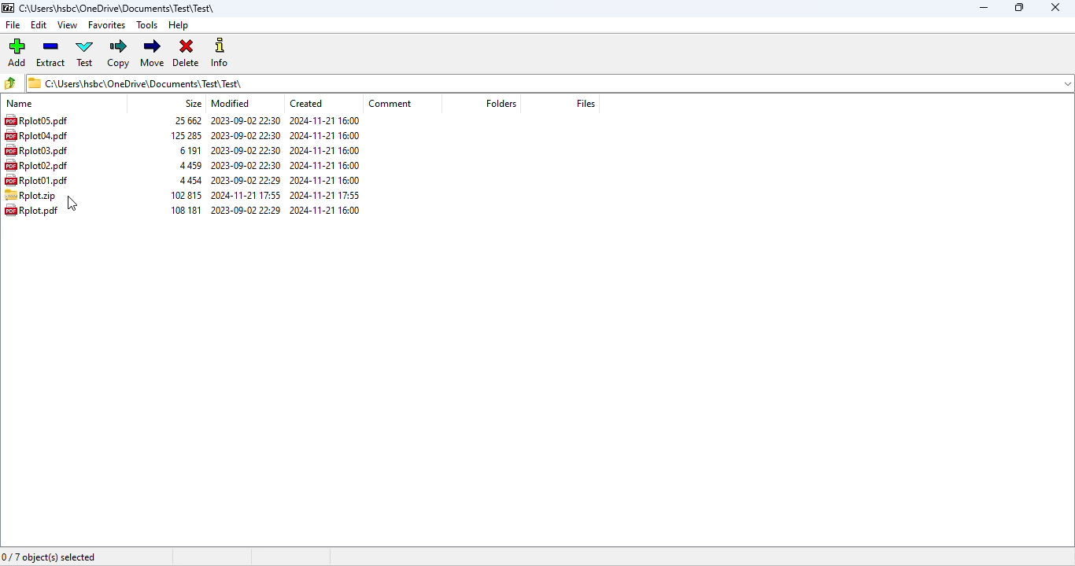  I want to click on minimize, so click(984, 7).